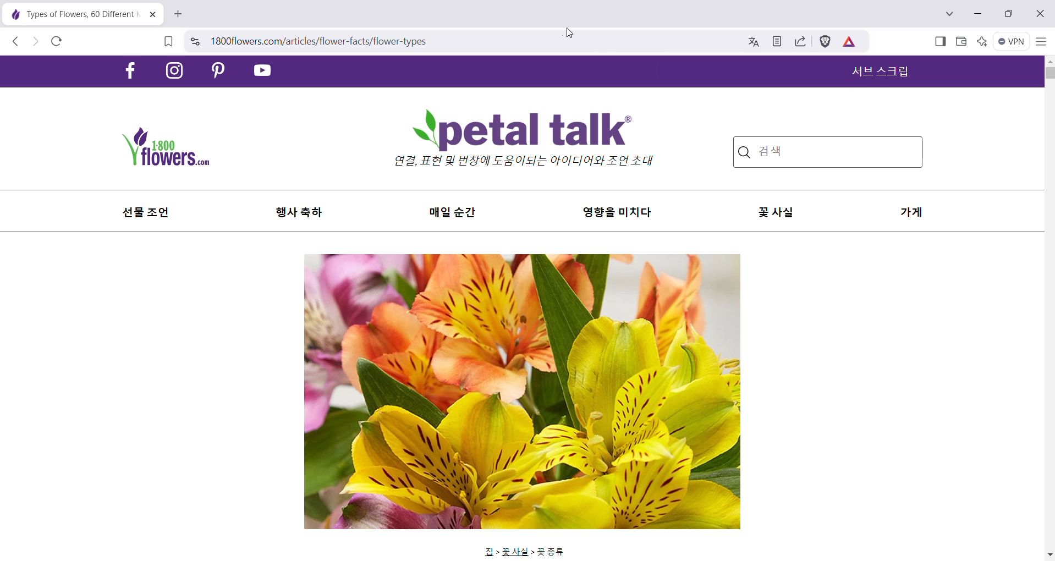 Image resolution: width=1055 pixels, height=561 pixels. I want to click on Reload this page, so click(58, 42).